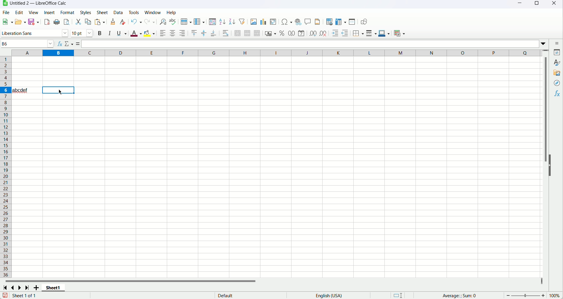 This screenshot has width=563, height=299. What do you see at coordinates (274, 22) in the screenshot?
I see `insert pivot table` at bounding box center [274, 22].